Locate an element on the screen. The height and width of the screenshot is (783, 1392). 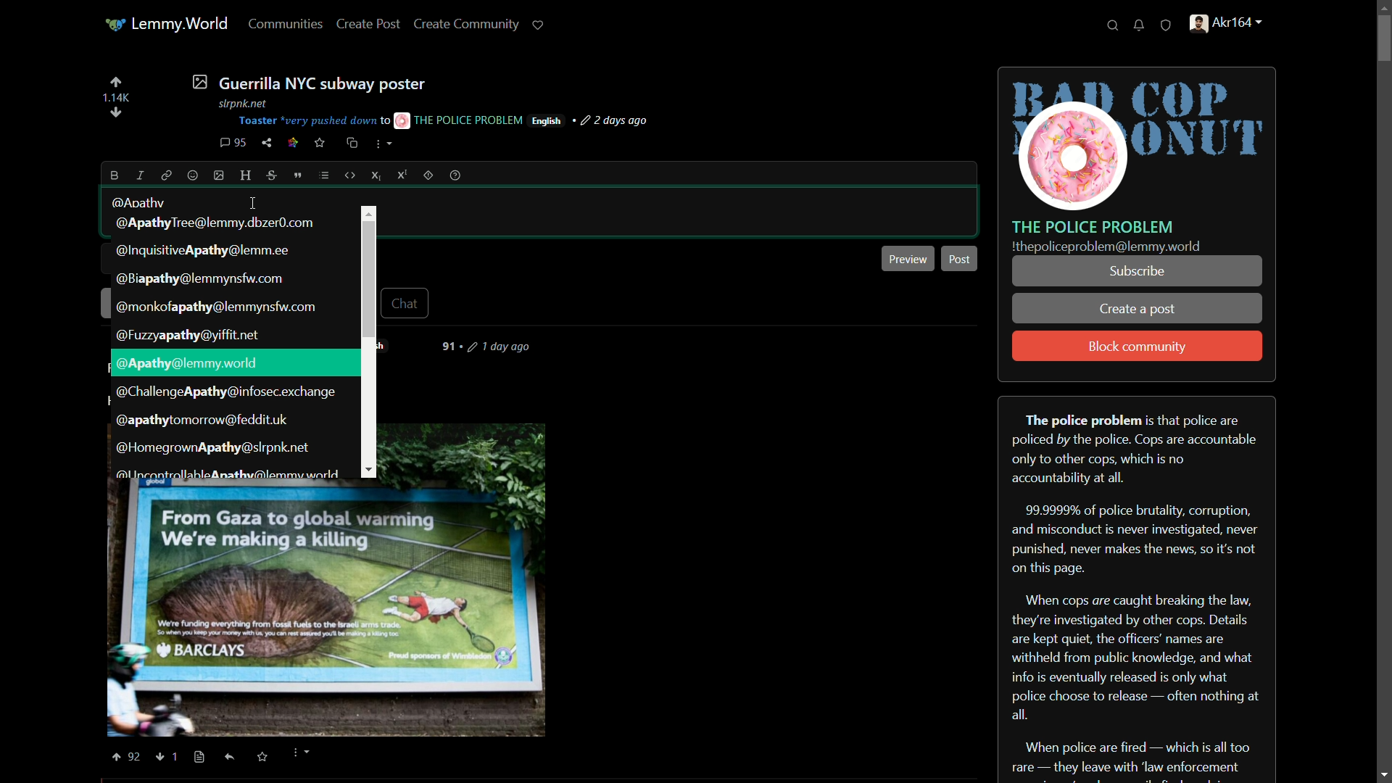
communities  is located at coordinates (287, 23).